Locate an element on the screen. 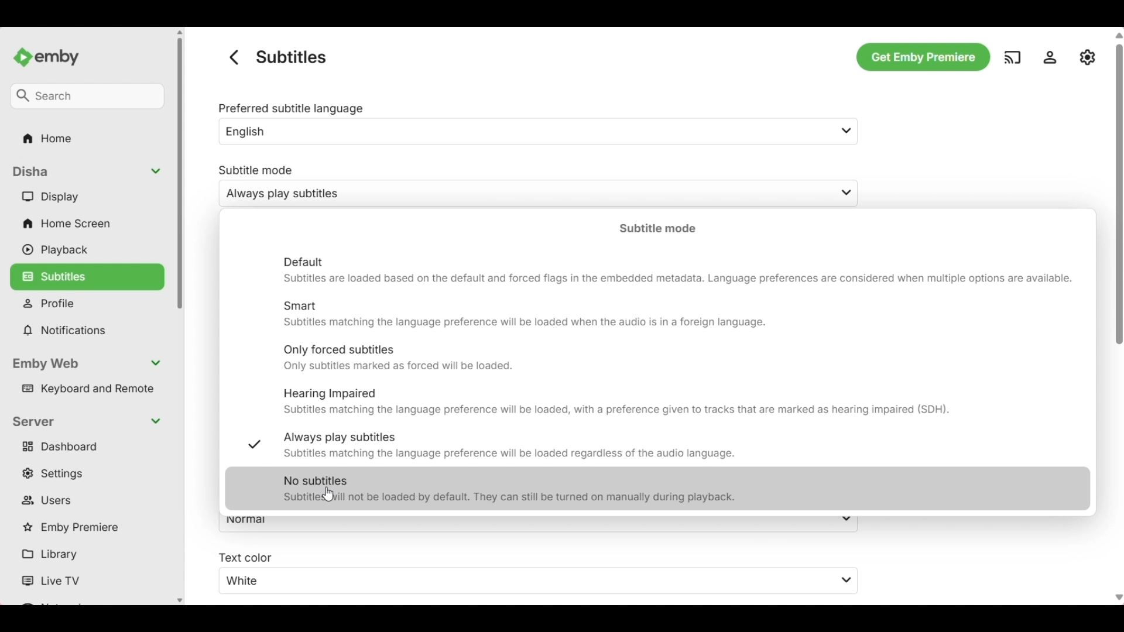 The width and height of the screenshot is (1124, 632).  is located at coordinates (920, 56).